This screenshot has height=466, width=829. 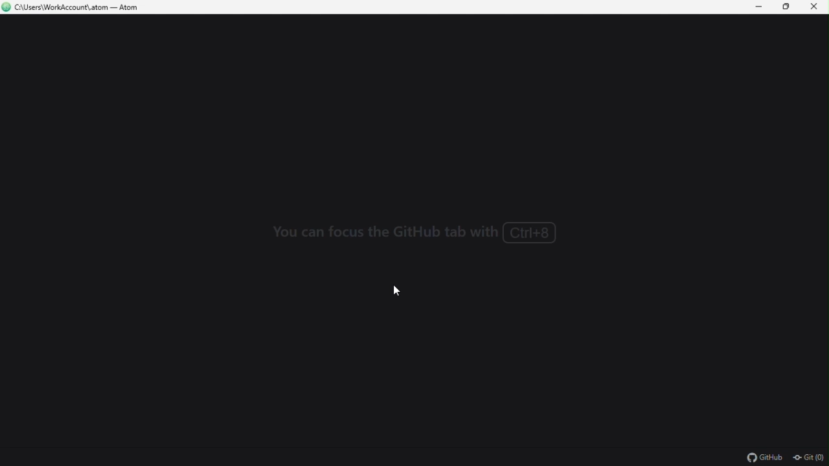 What do you see at coordinates (414, 234) in the screenshot?
I see `You can focus the GitHub tab with | Ctrl+8` at bounding box center [414, 234].